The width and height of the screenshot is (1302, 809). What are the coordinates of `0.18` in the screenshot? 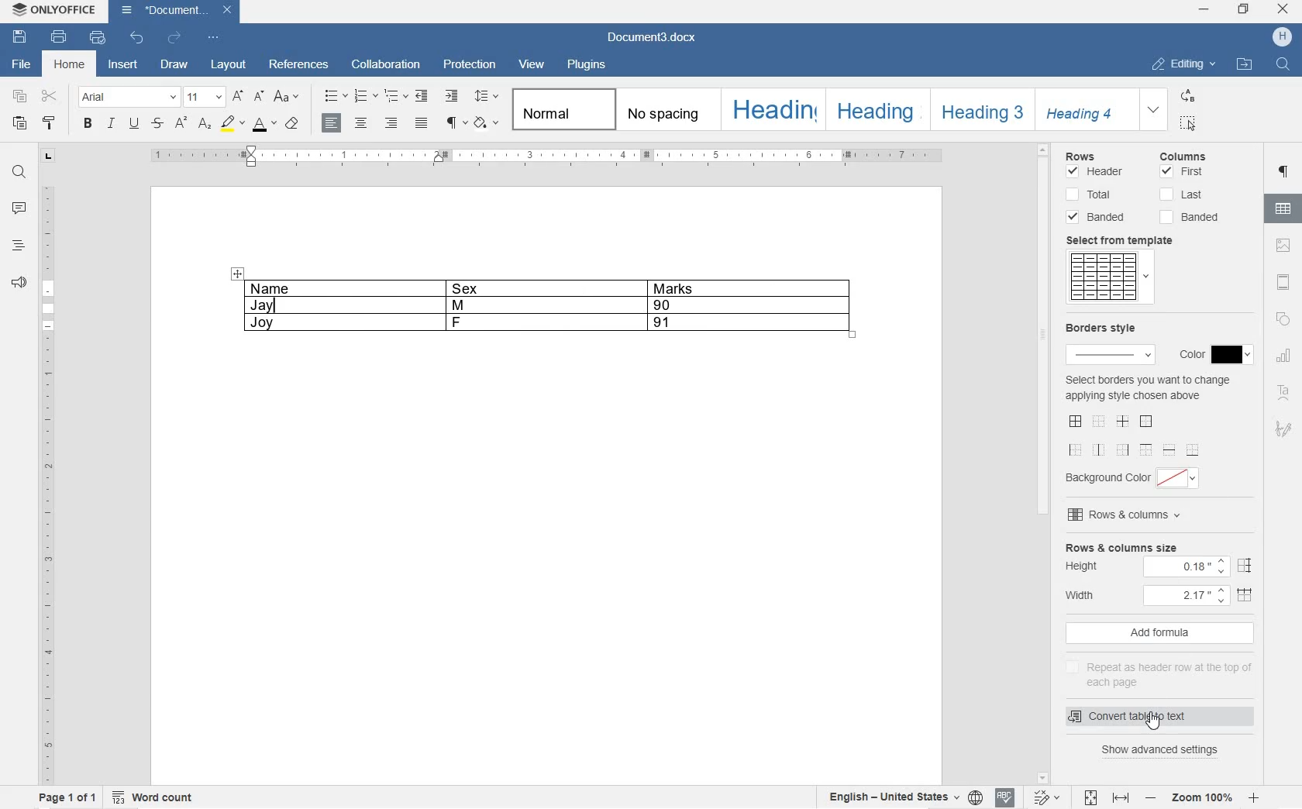 It's located at (1186, 569).